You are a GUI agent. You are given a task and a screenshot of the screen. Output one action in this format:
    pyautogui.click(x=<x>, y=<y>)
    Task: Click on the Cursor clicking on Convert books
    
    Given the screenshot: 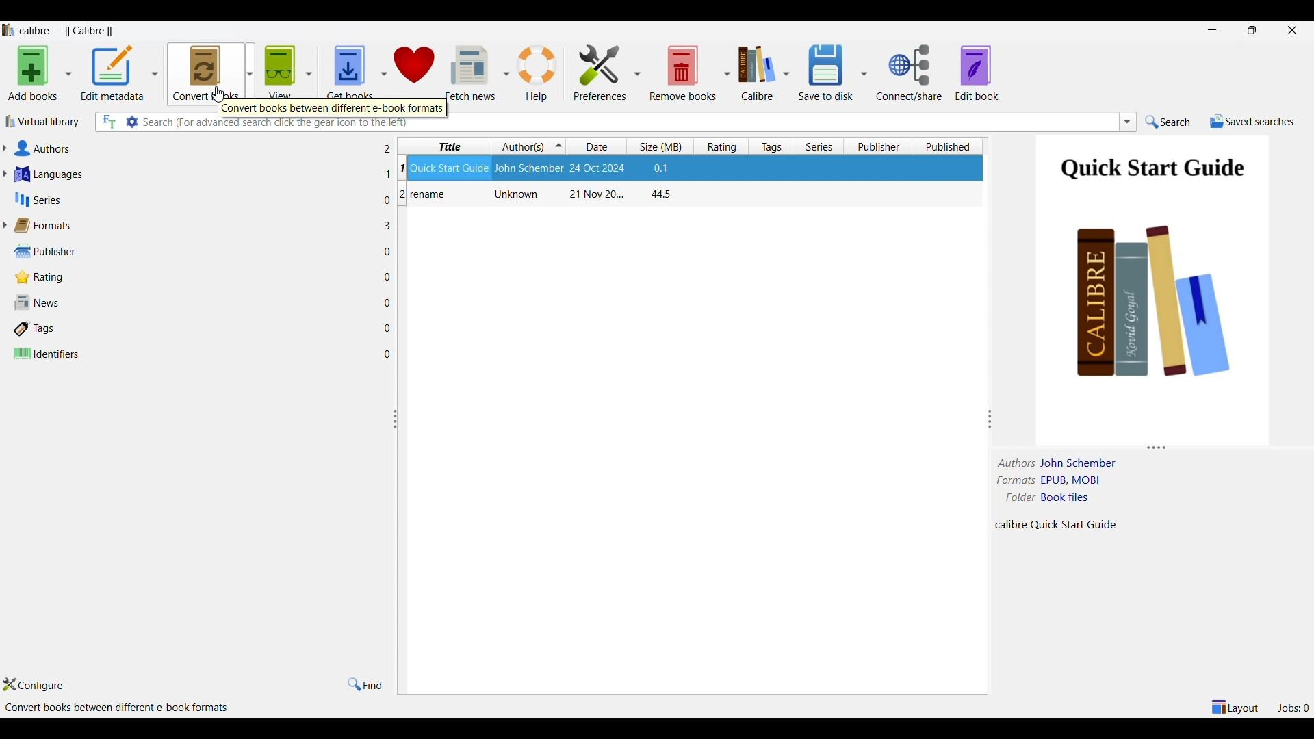 What is the action you would take?
    pyautogui.click(x=219, y=93)
    